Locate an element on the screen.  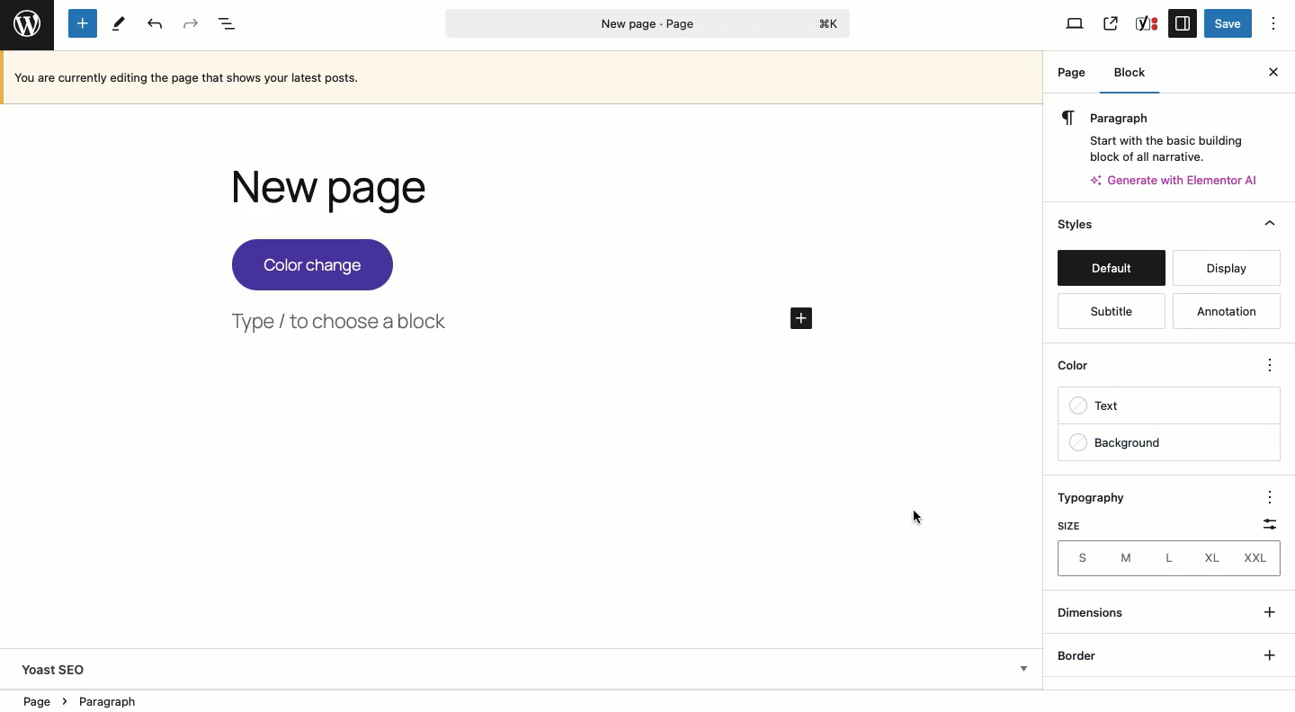
Wordpress logo is located at coordinates (27, 23).